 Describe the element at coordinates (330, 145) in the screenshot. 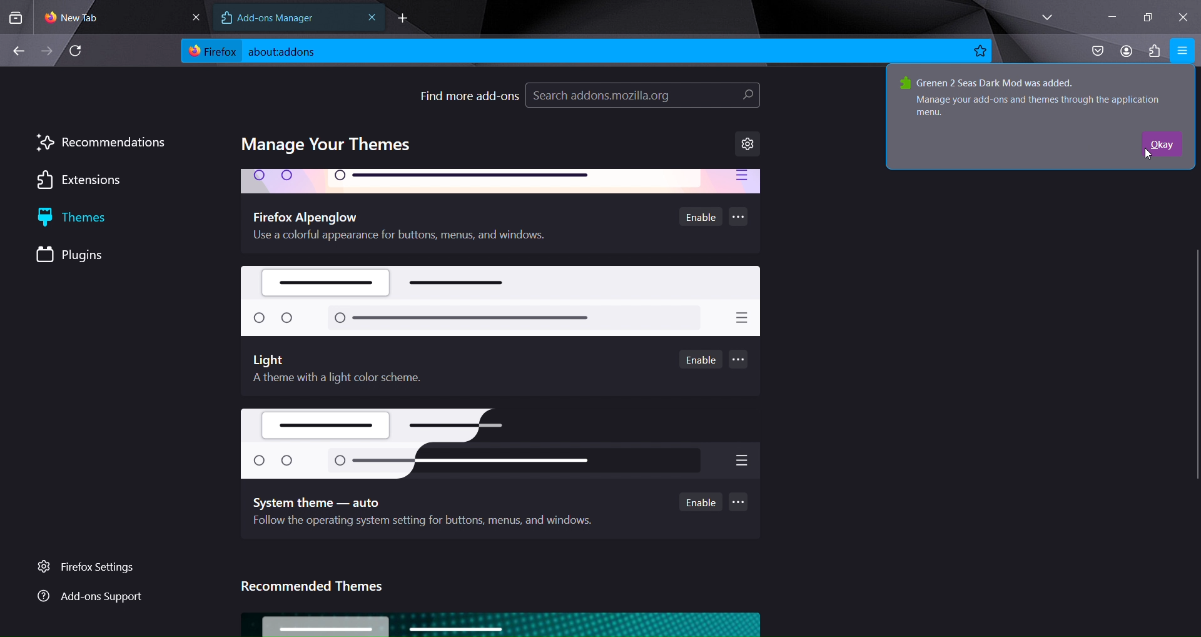

I see `manage your themes` at that location.